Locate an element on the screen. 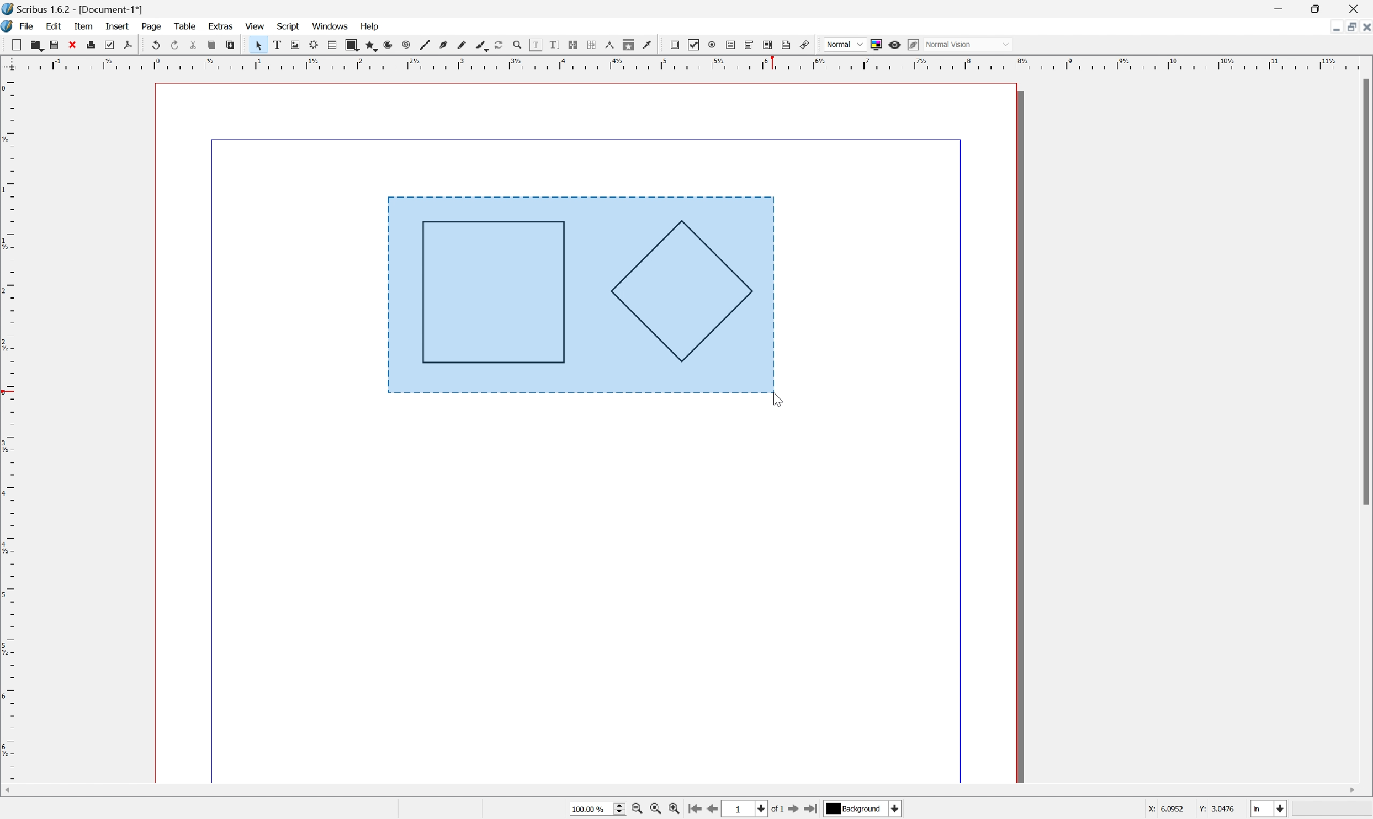 This screenshot has width=1373, height=819. Link annotation is located at coordinates (805, 45).